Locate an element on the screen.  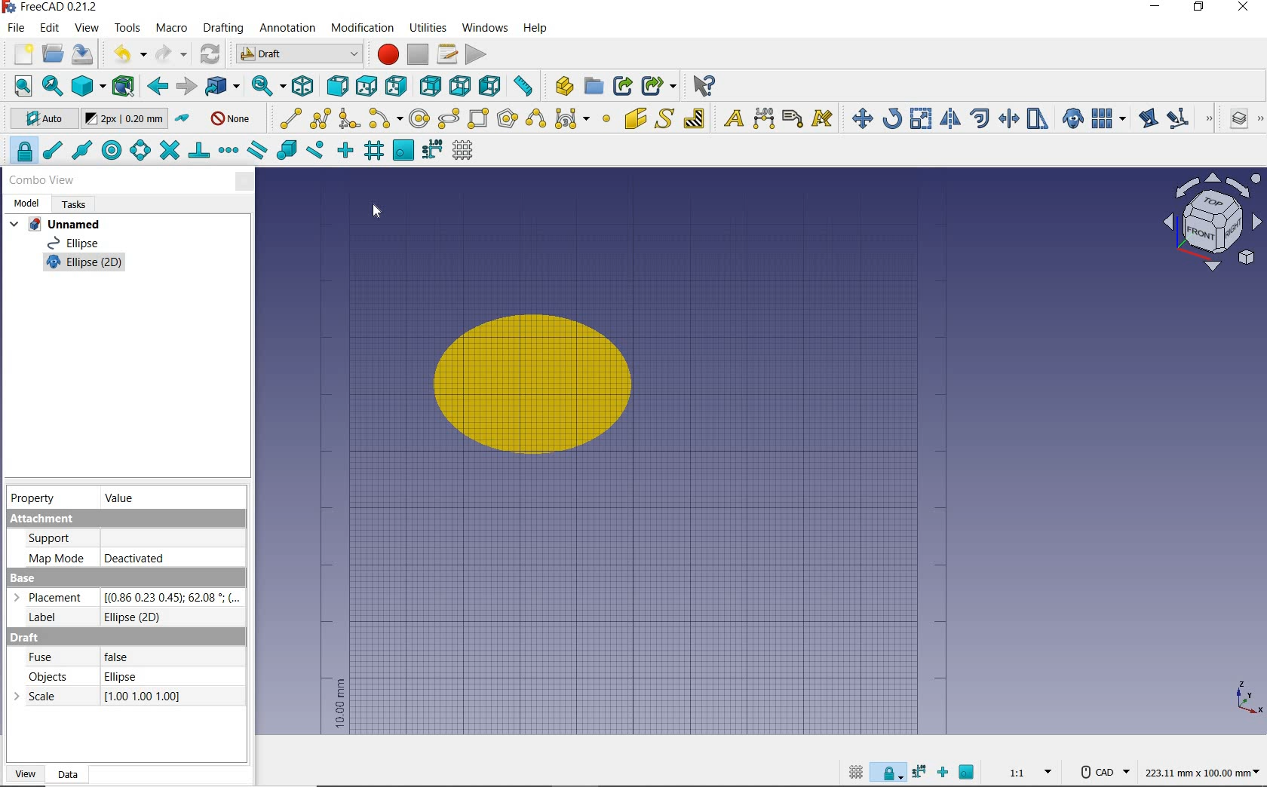
toggle construction mode is located at coordinates (183, 118).